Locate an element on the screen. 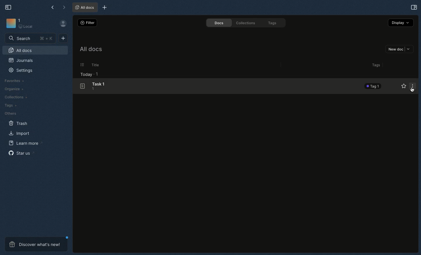  New doc is located at coordinates (398, 49).